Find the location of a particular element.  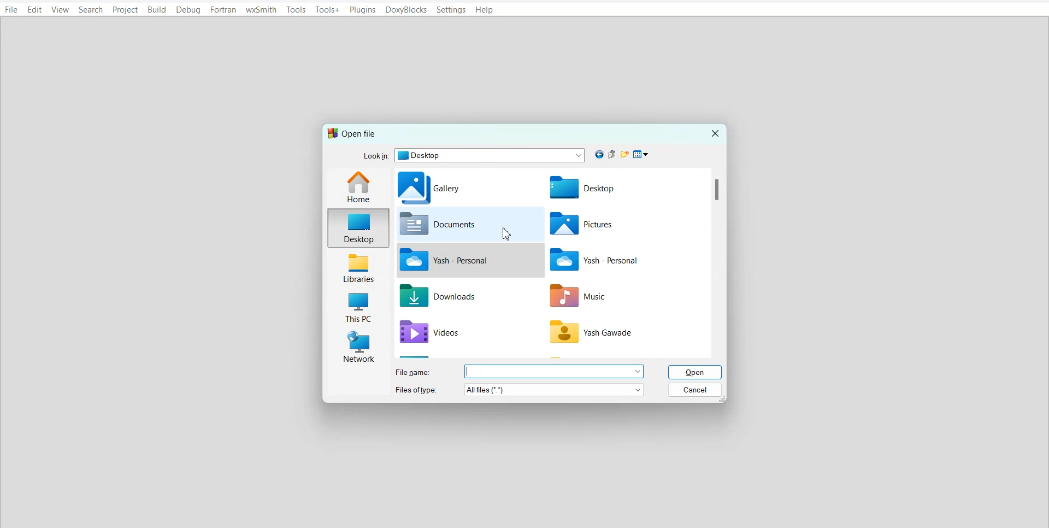

Go back to previous file is located at coordinates (598, 154).